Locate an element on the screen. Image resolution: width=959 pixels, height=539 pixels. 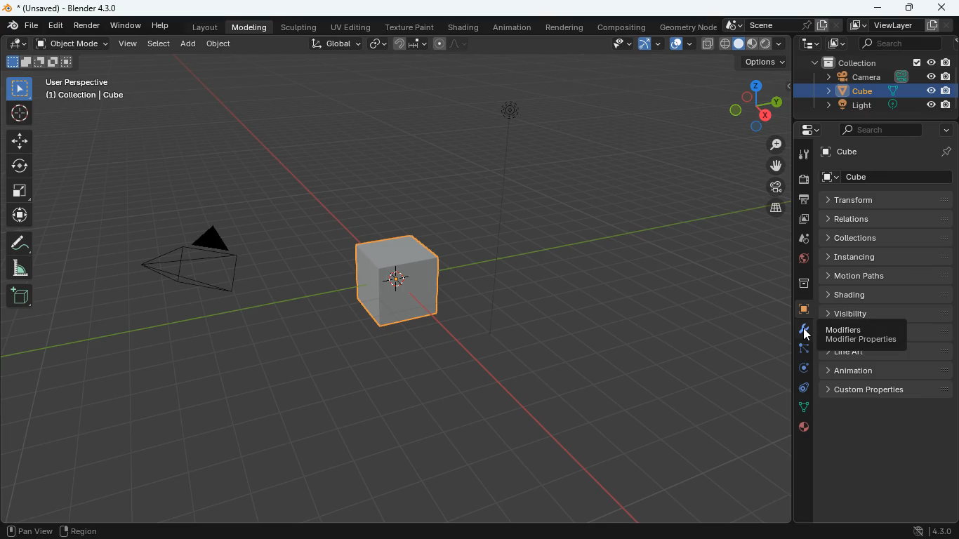
camera is located at coordinates (878, 76).